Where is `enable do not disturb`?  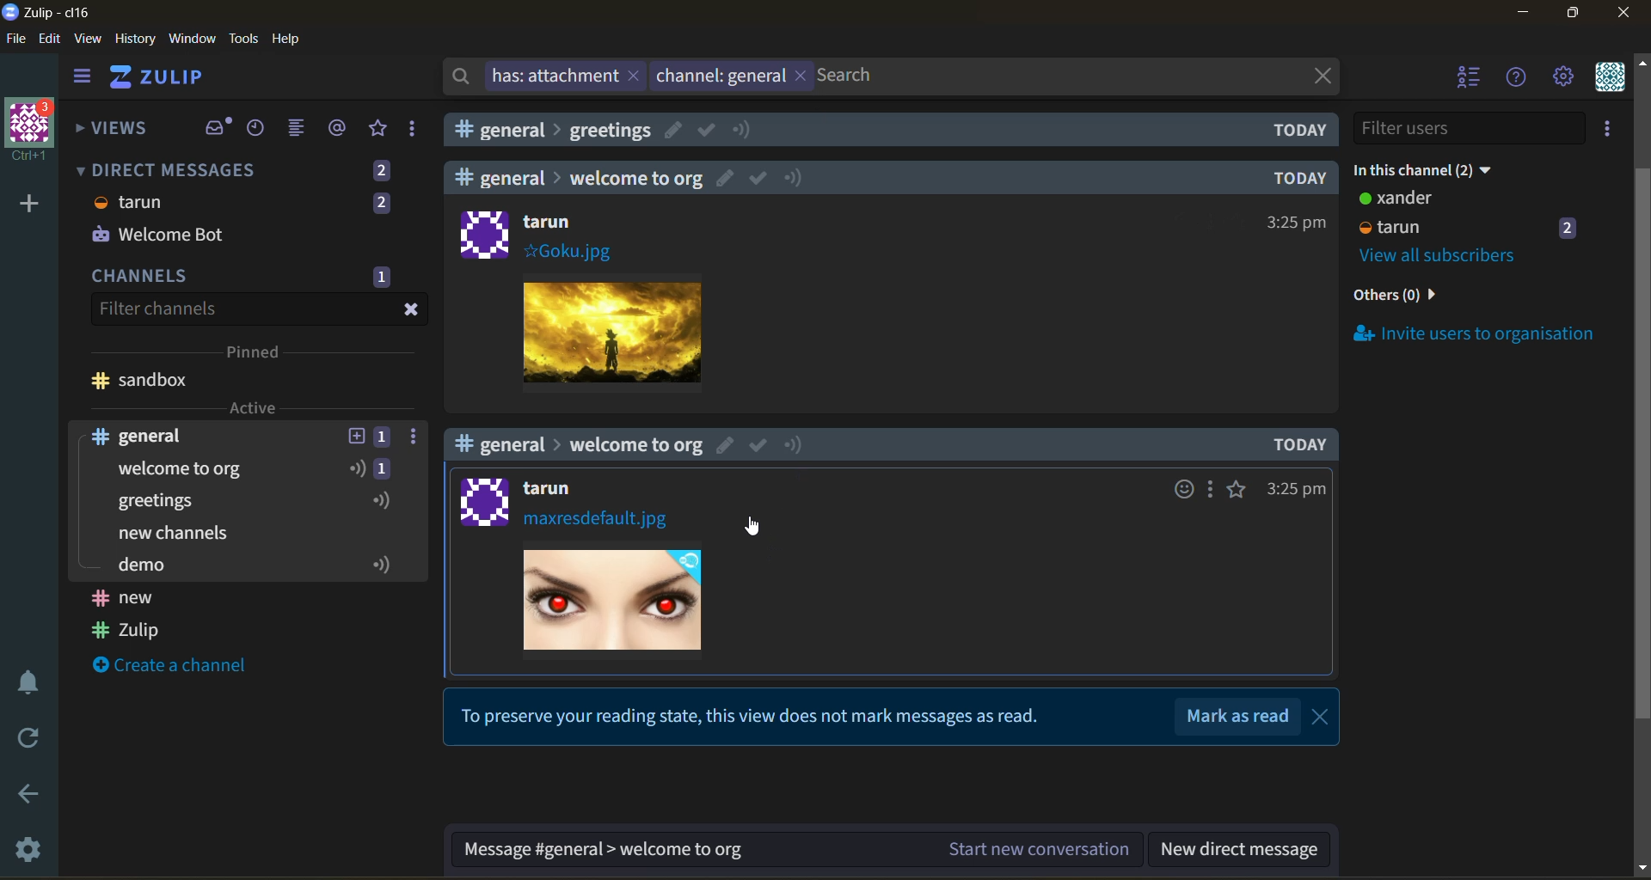
enable do not disturb is located at coordinates (34, 680).